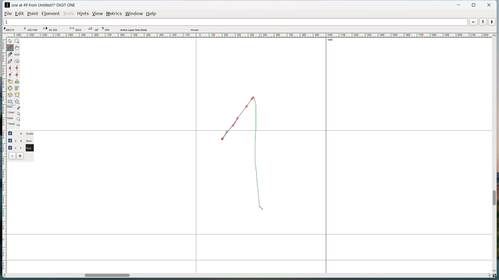 The height and width of the screenshot is (280, 499). Describe the element at coordinates (18, 47) in the screenshot. I see `scroll by hand` at that location.